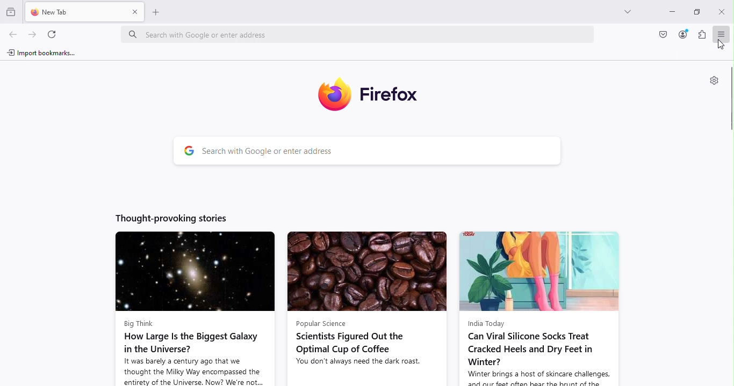 This screenshot has height=386, width=734. Describe the element at coordinates (701, 35) in the screenshot. I see `Extensions` at that location.